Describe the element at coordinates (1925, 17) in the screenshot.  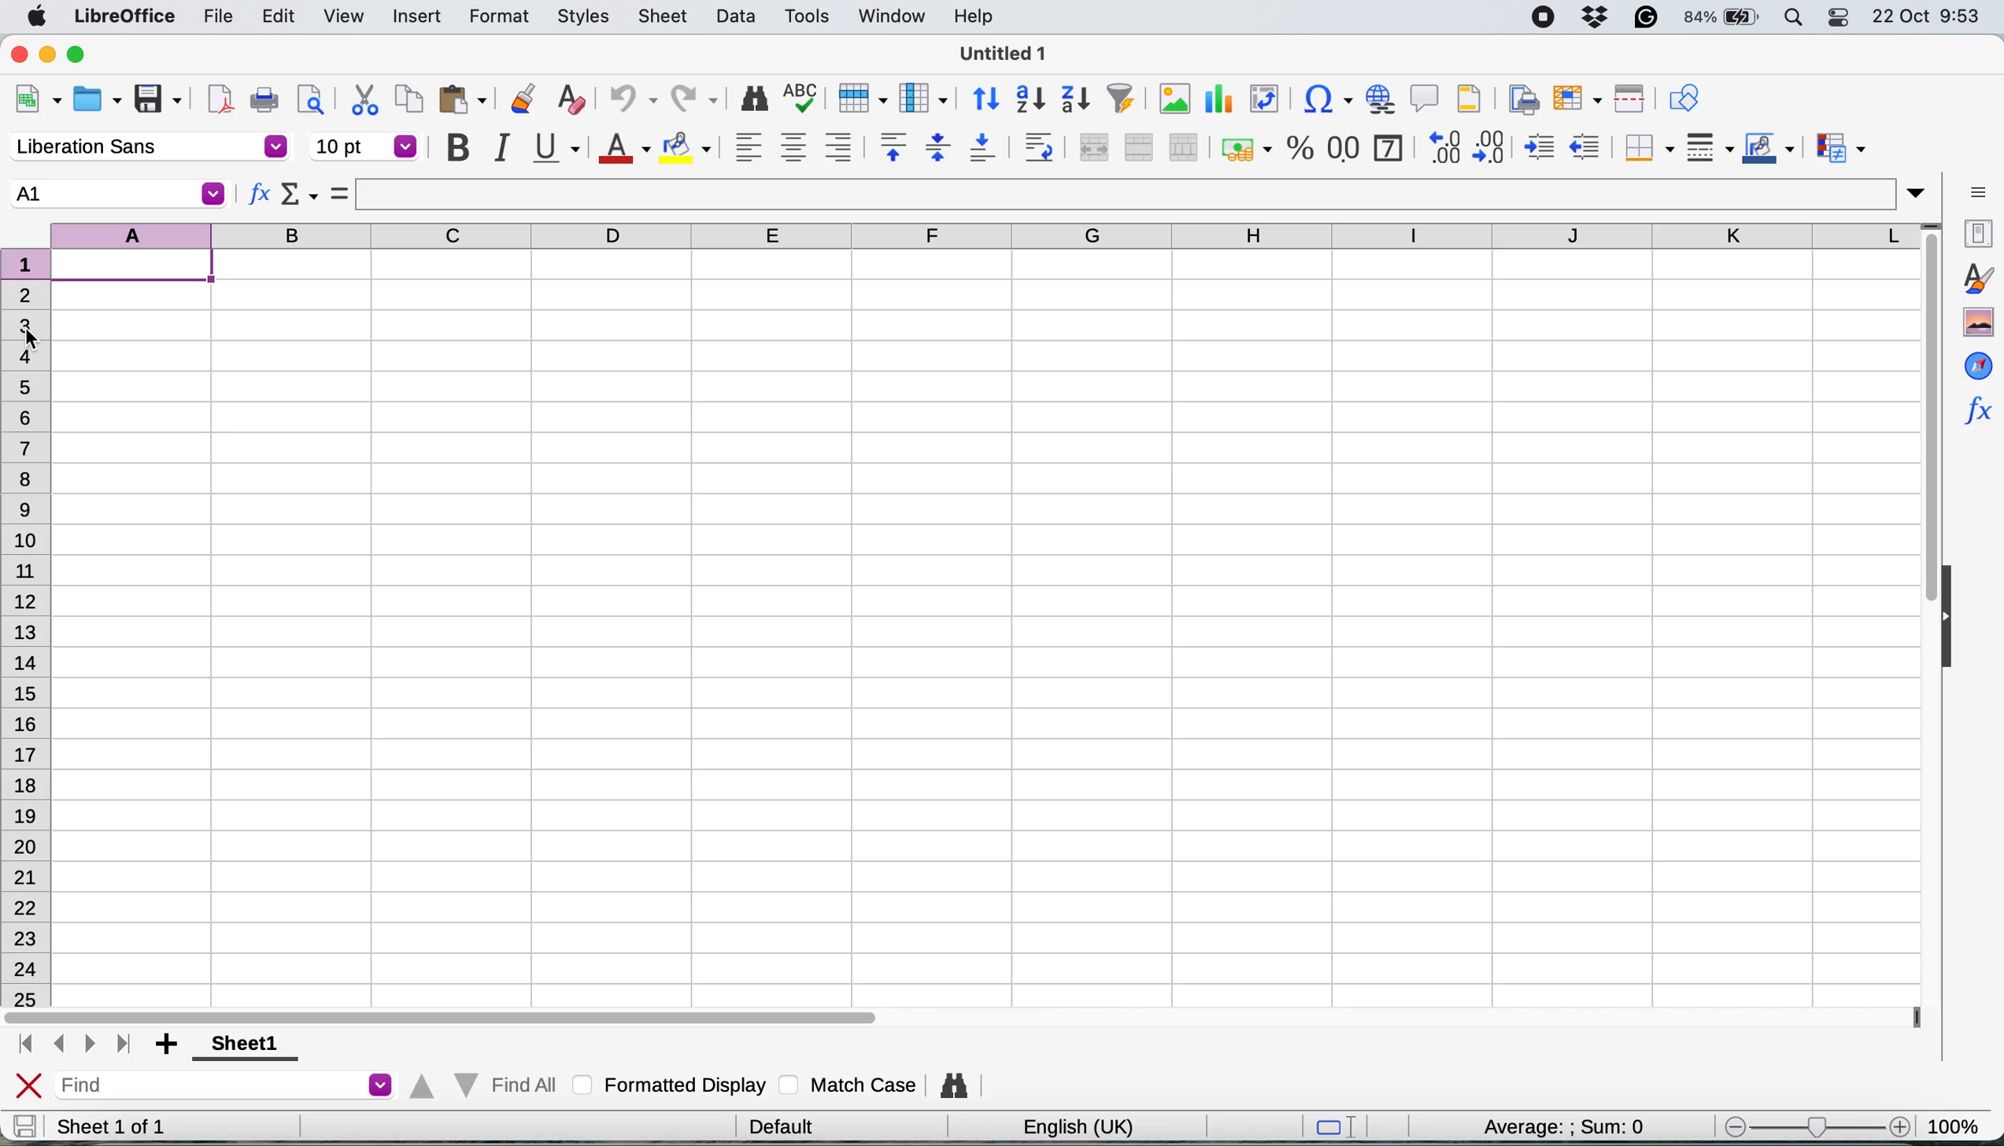
I see `22 oct 9:53` at that location.